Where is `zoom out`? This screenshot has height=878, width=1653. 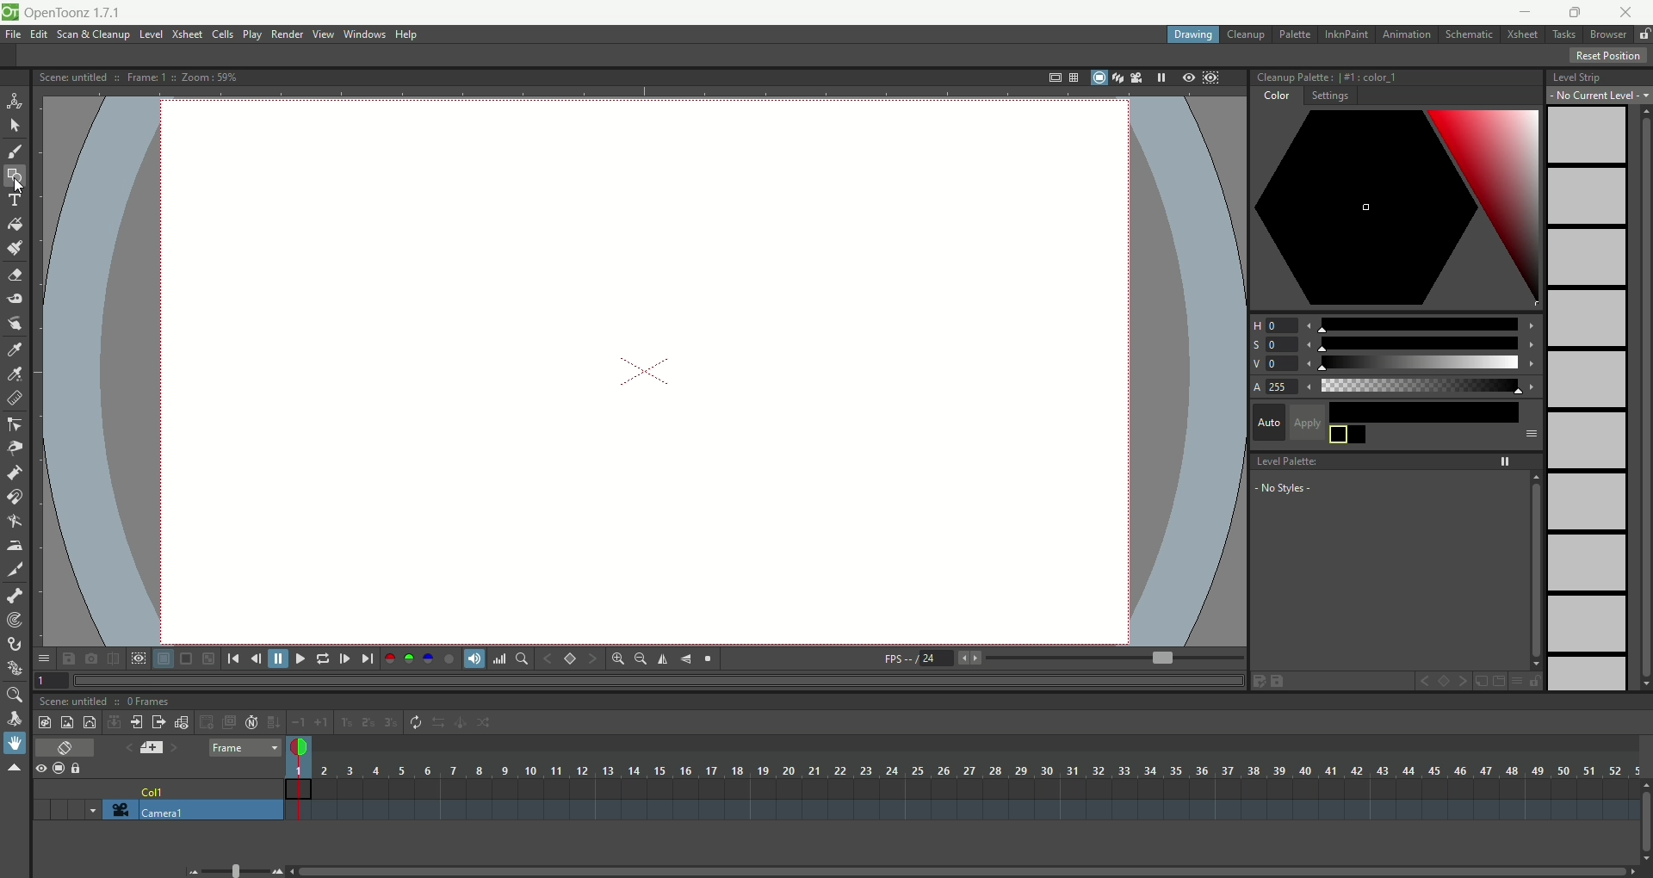
zoom out is located at coordinates (641, 660).